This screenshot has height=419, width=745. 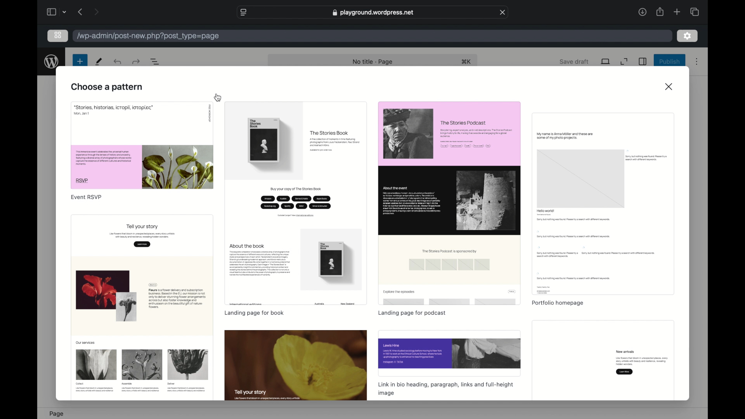 I want to click on view, so click(x=606, y=61).